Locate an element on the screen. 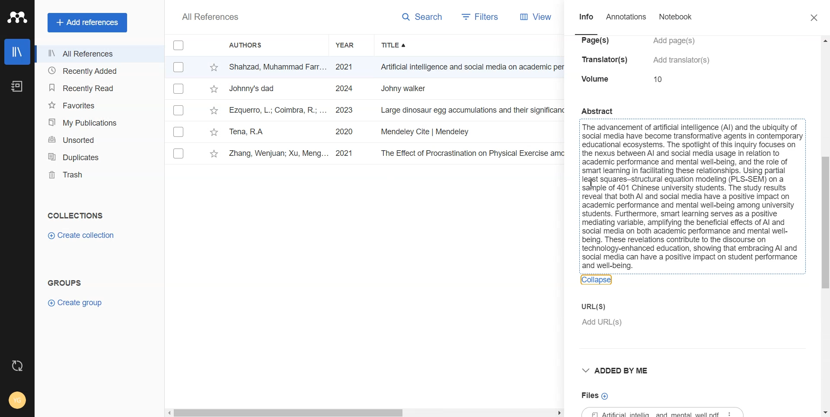 The width and height of the screenshot is (830, 417). View is located at coordinates (533, 18).